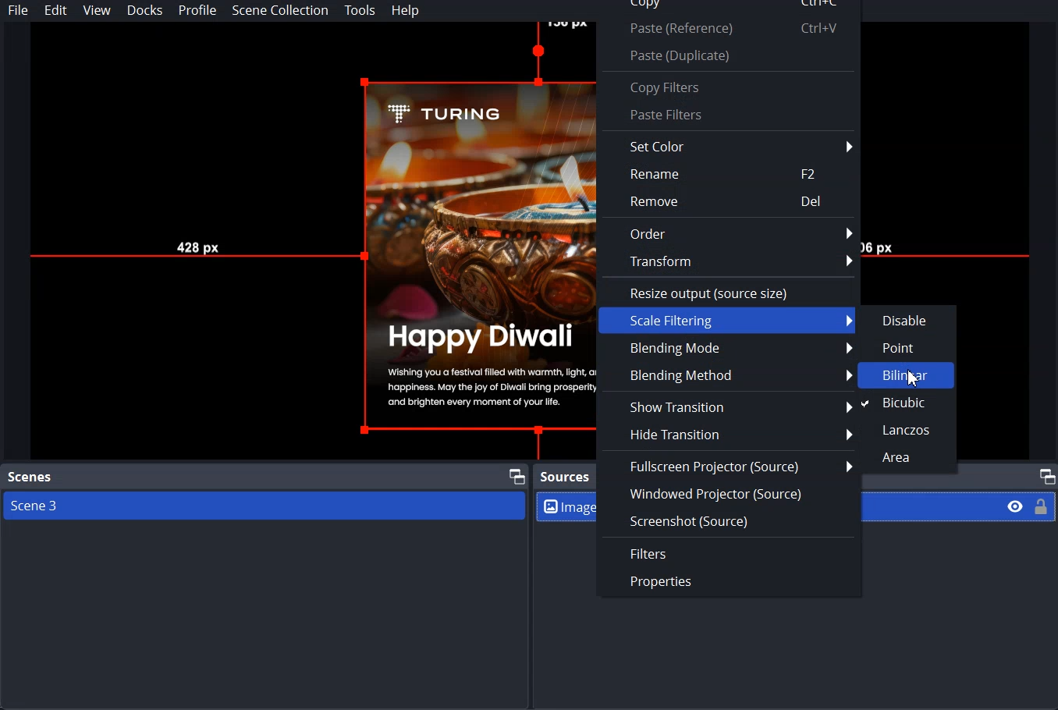 The width and height of the screenshot is (1058, 710). I want to click on File, so click(19, 10).